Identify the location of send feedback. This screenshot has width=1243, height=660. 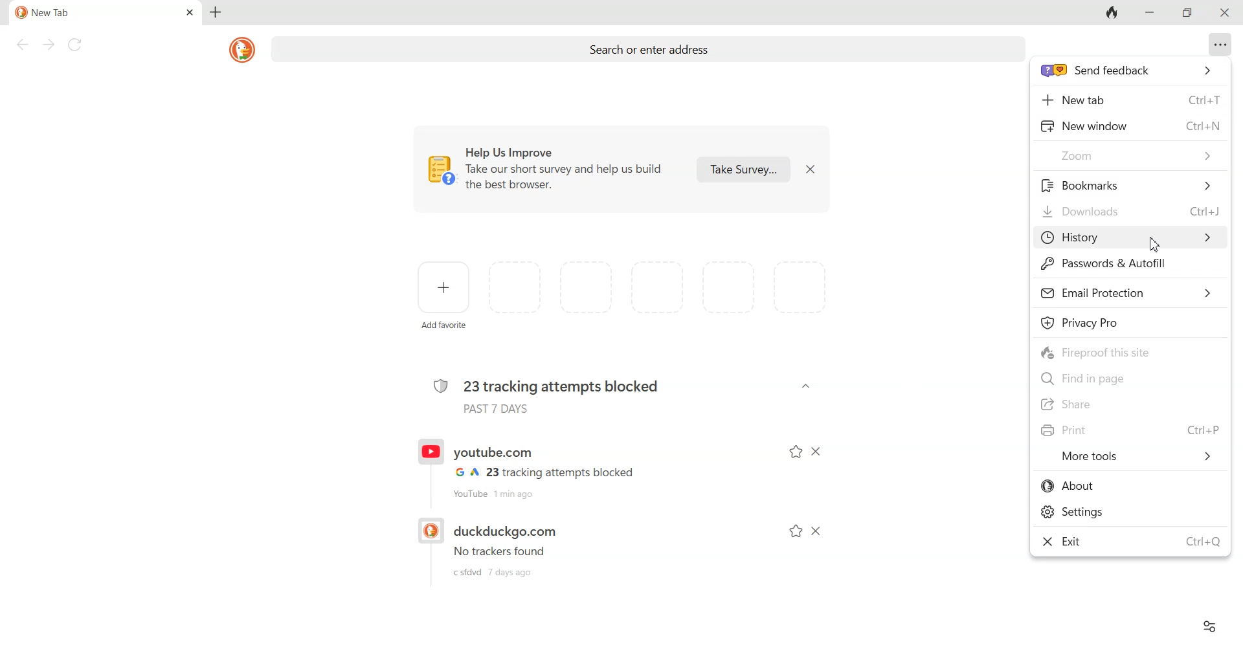
(1132, 71).